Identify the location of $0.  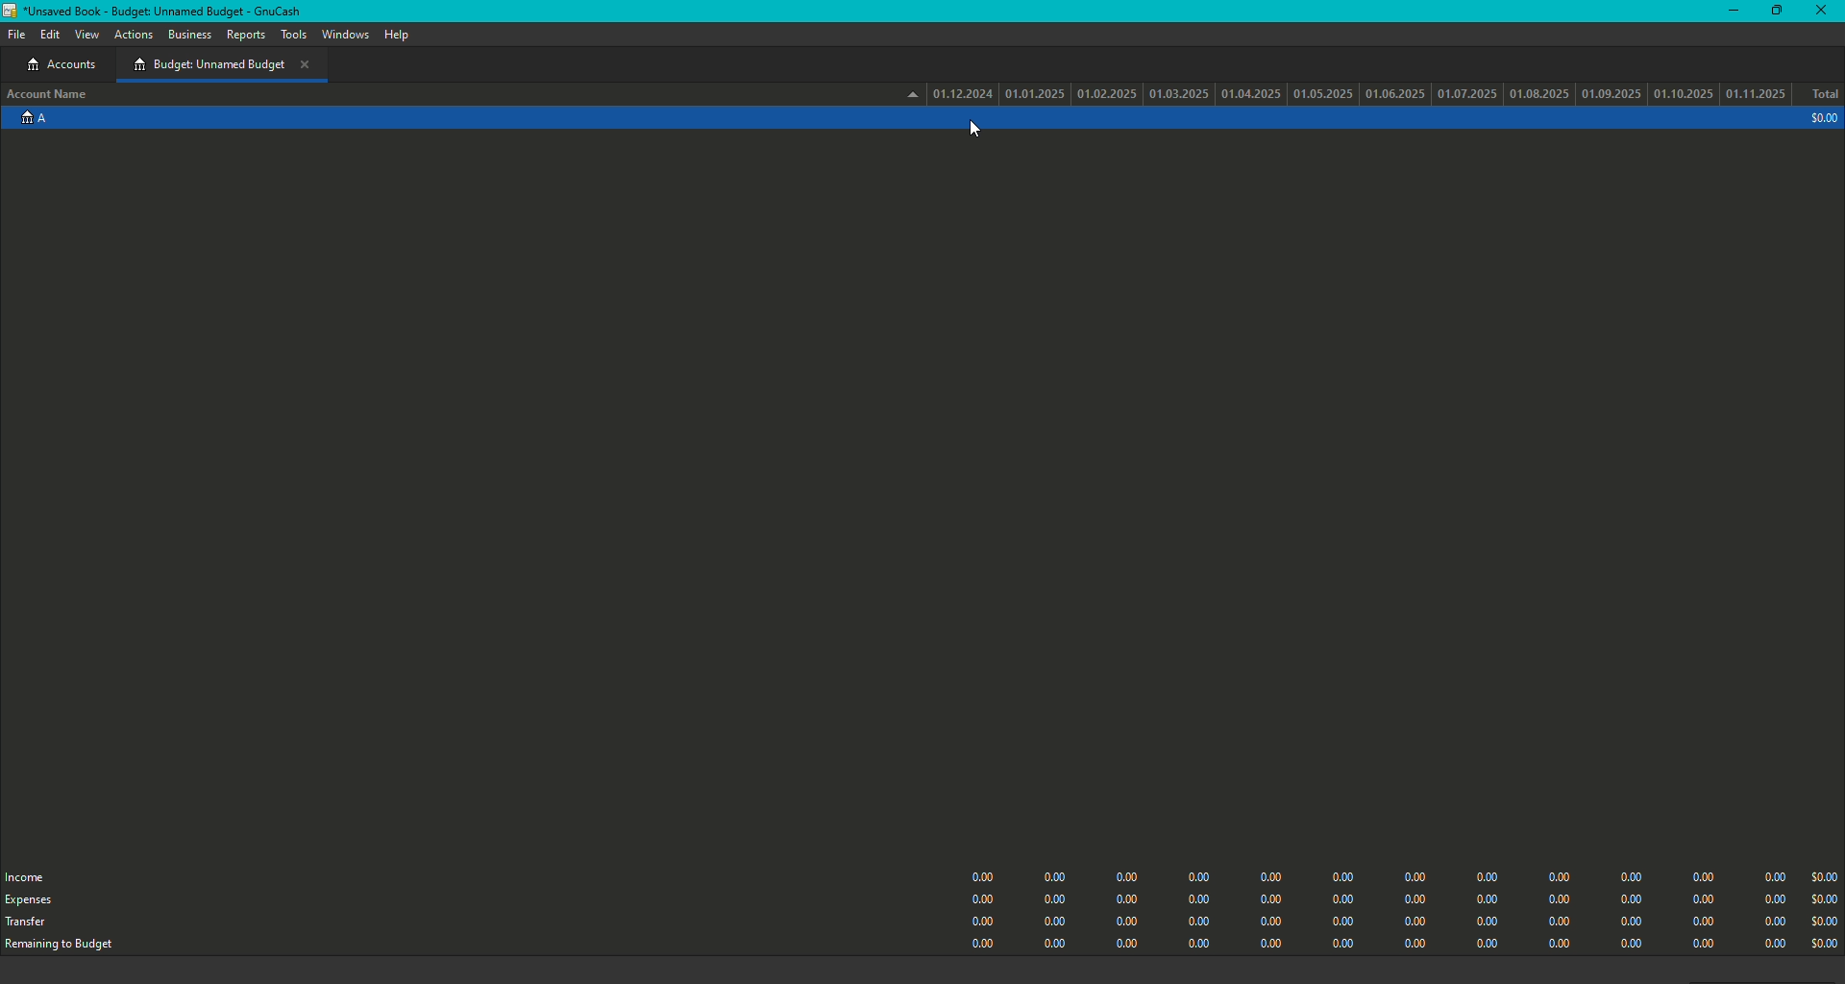
(1820, 119).